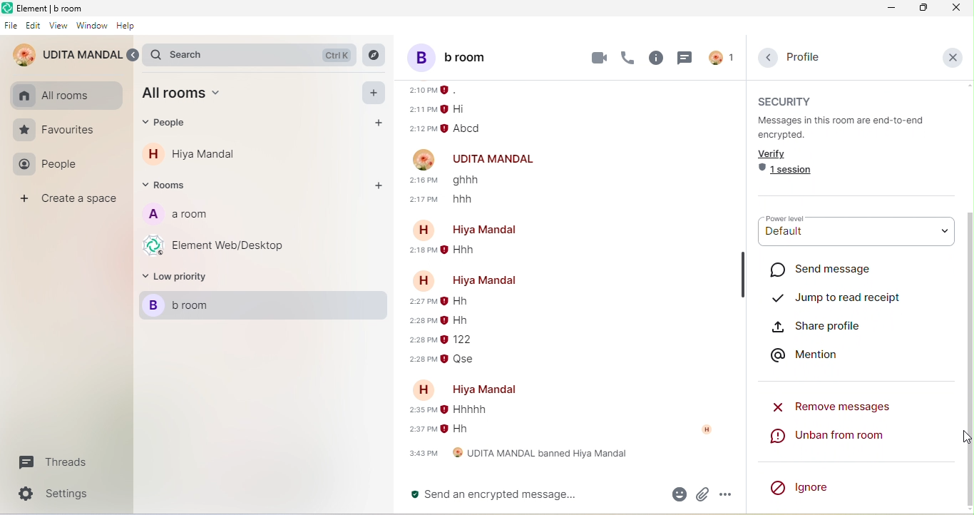 Image resolution: width=974 pixels, height=515 pixels. What do you see at coordinates (7, 9) in the screenshot?
I see `element logo` at bounding box center [7, 9].